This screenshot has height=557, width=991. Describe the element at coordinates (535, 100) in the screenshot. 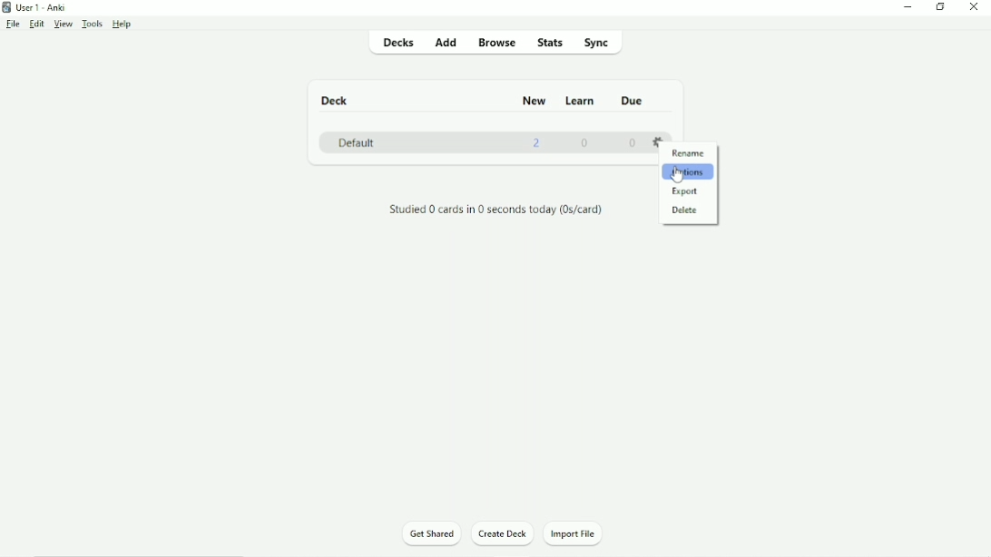

I see `New` at that location.